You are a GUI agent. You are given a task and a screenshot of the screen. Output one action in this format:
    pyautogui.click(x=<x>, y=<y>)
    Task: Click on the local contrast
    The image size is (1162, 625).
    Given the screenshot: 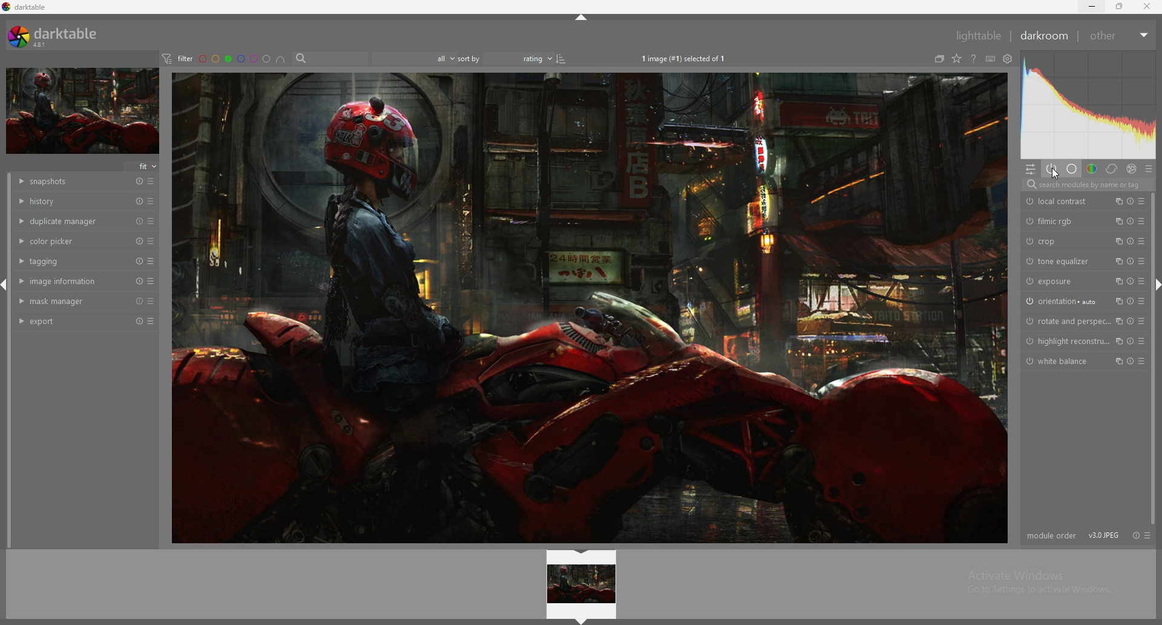 What is the action you would take?
    pyautogui.click(x=1062, y=202)
    